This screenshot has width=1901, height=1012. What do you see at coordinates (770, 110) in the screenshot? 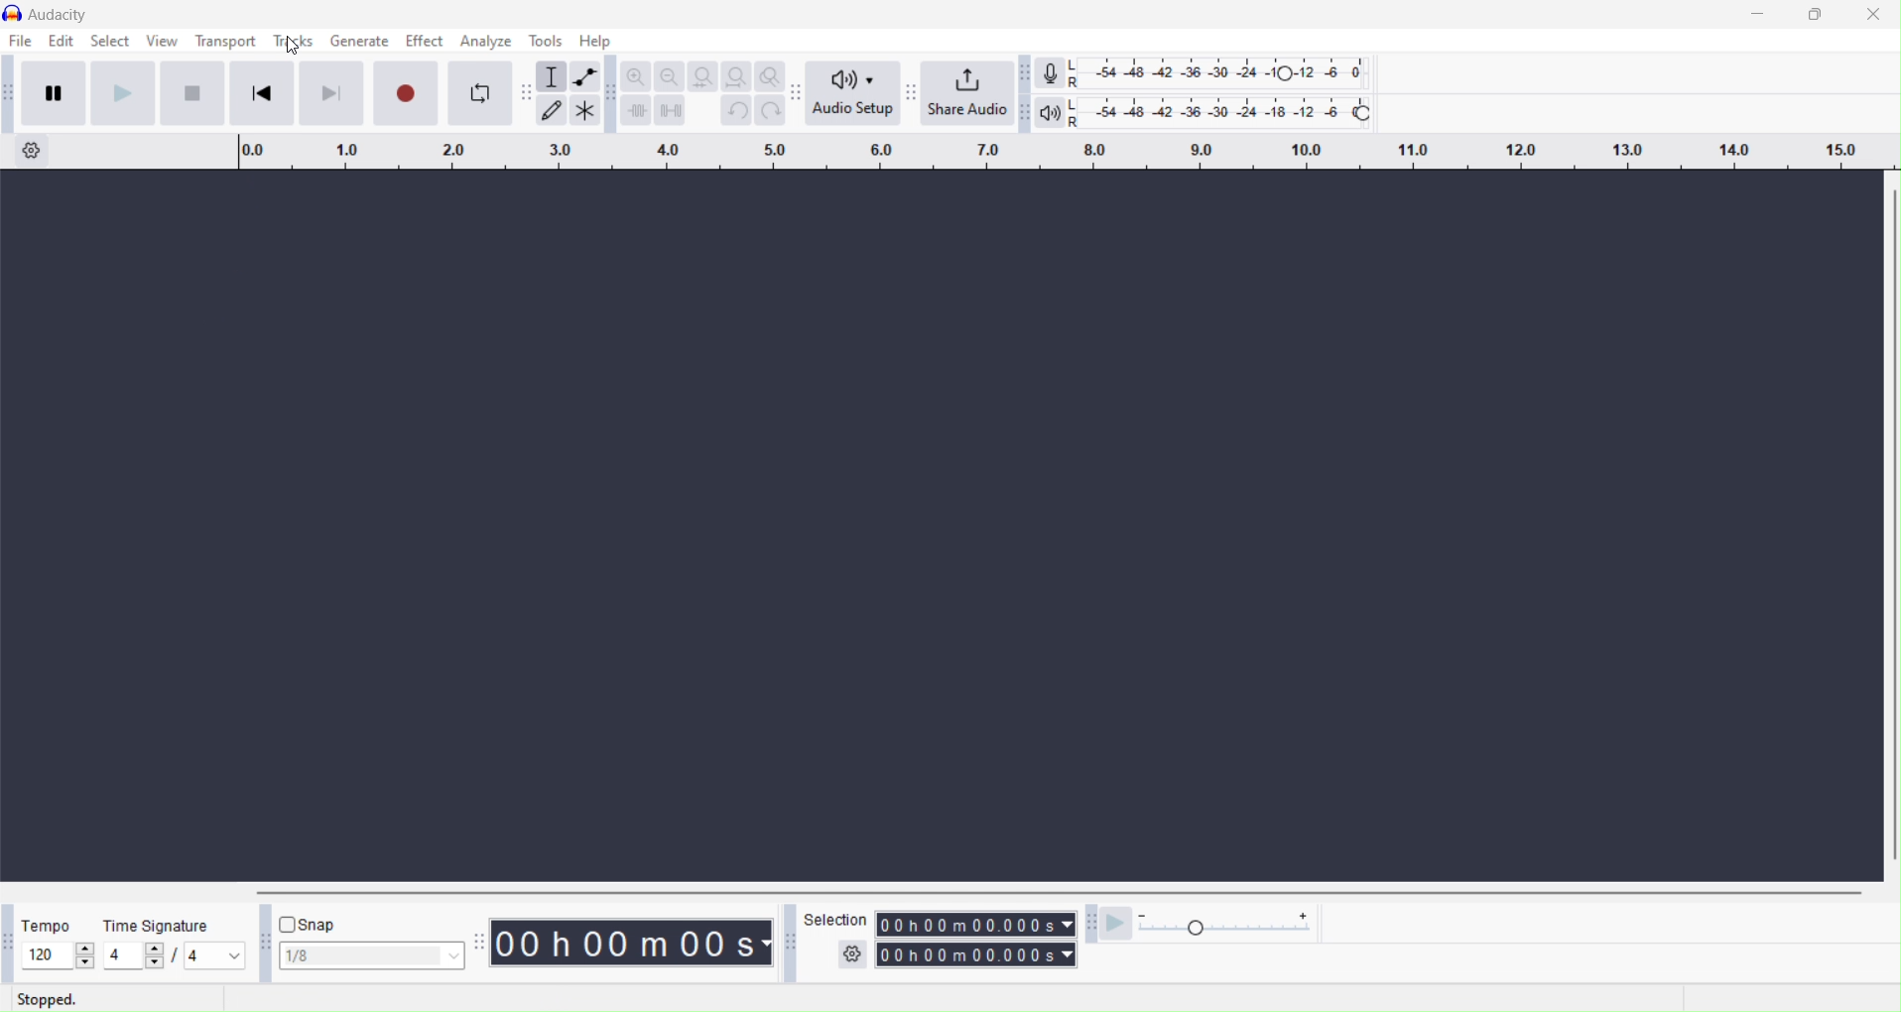
I see `Redo` at bounding box center [770, 110].